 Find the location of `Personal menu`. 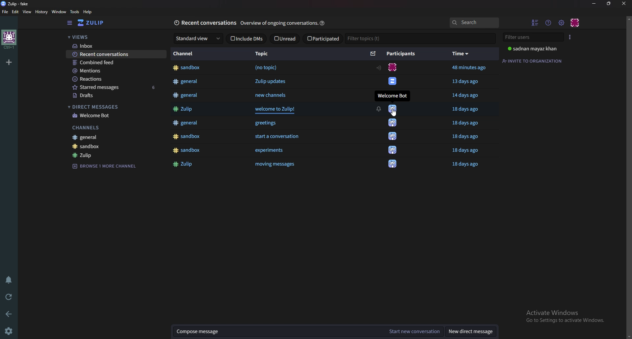

Personal menu is located at coordinates (575, 22).